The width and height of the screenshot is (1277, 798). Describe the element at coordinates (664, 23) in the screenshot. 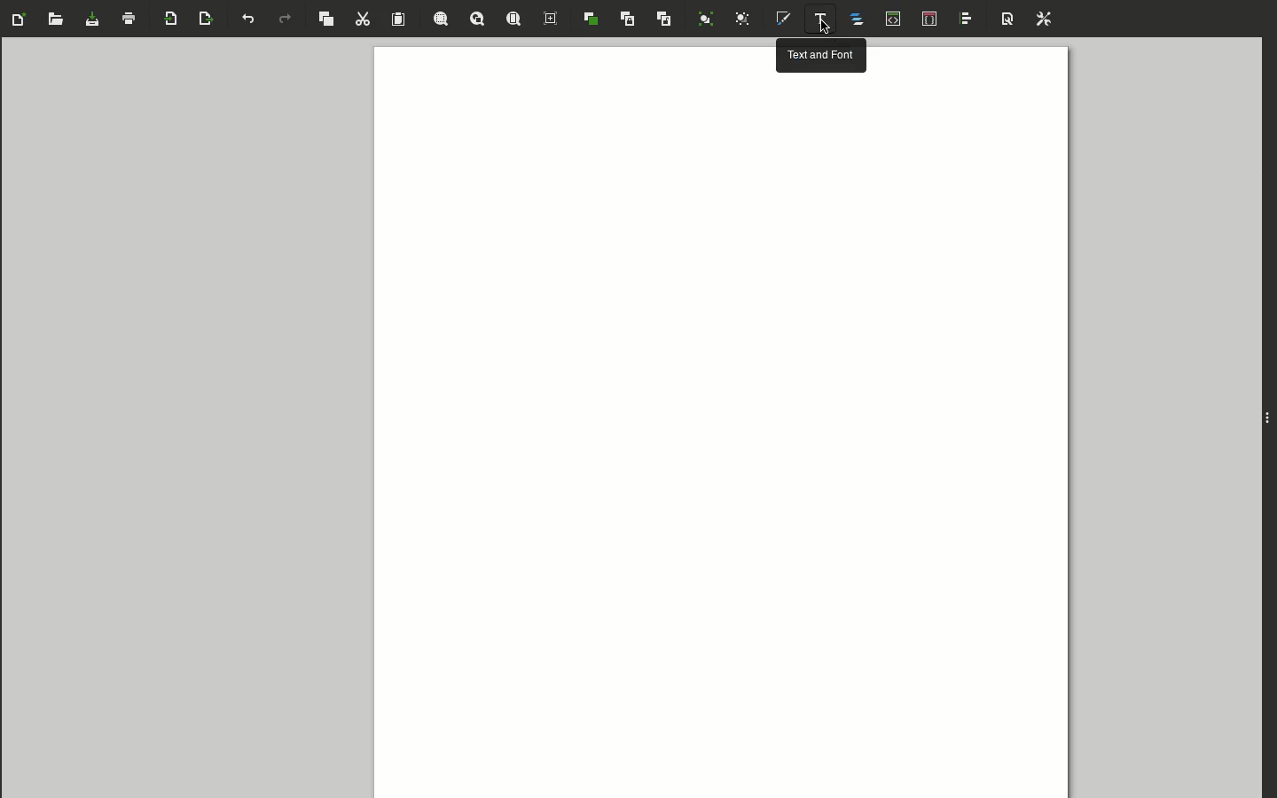

I see `Unlink clone` at that location.